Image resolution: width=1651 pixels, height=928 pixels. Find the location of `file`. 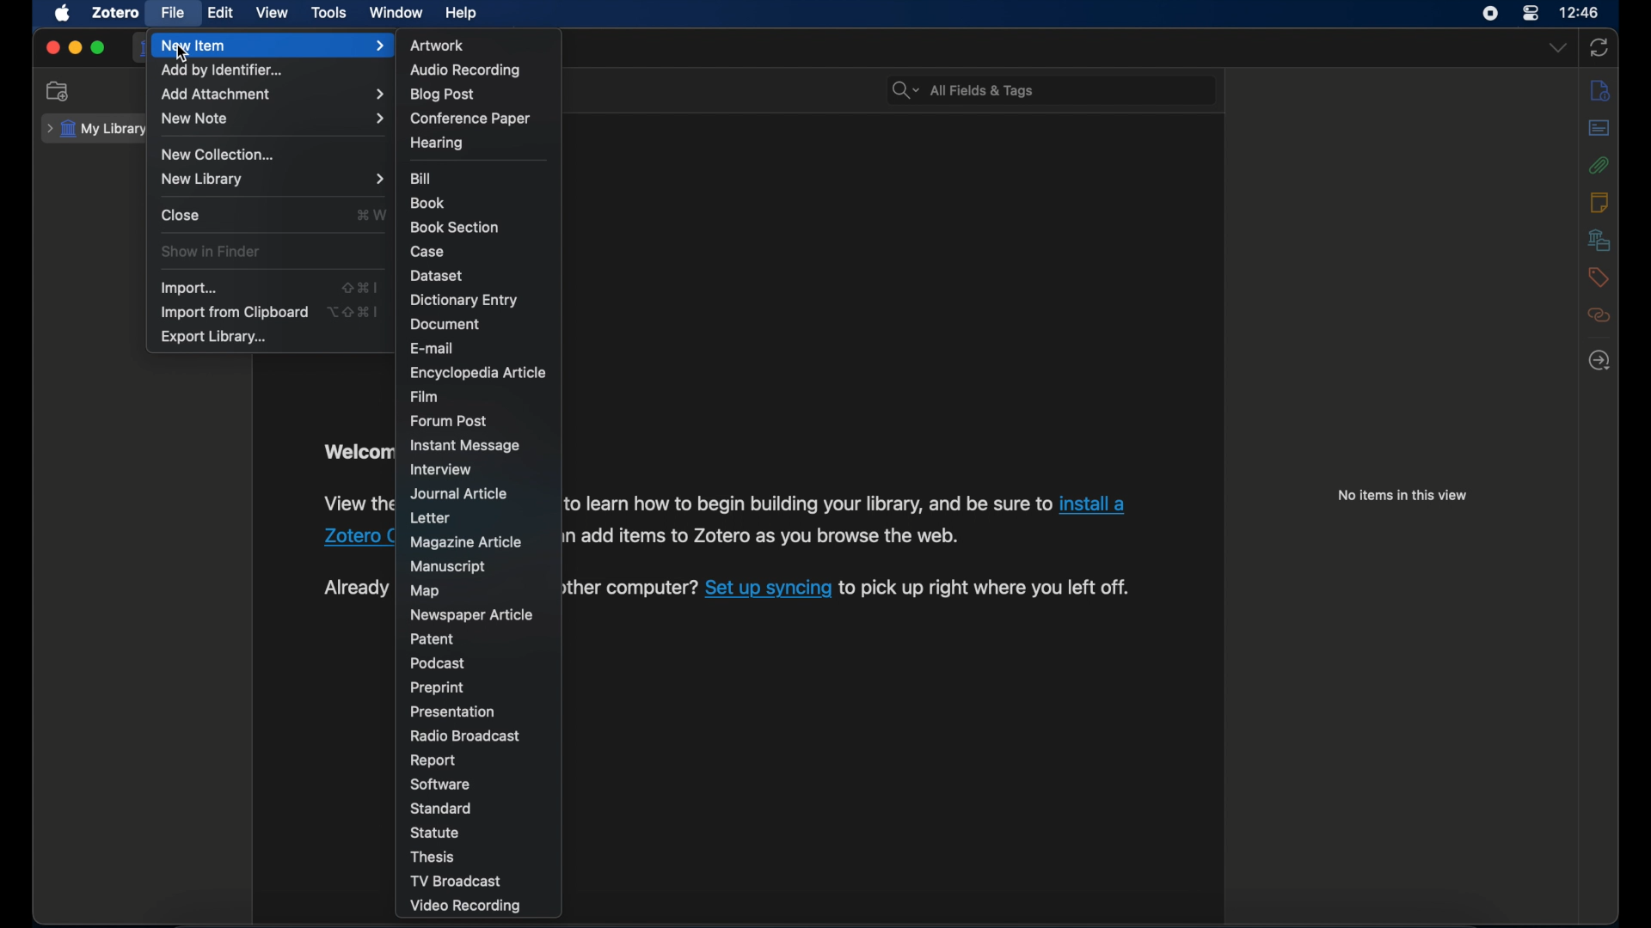

file is located at coordinates (174, 13).